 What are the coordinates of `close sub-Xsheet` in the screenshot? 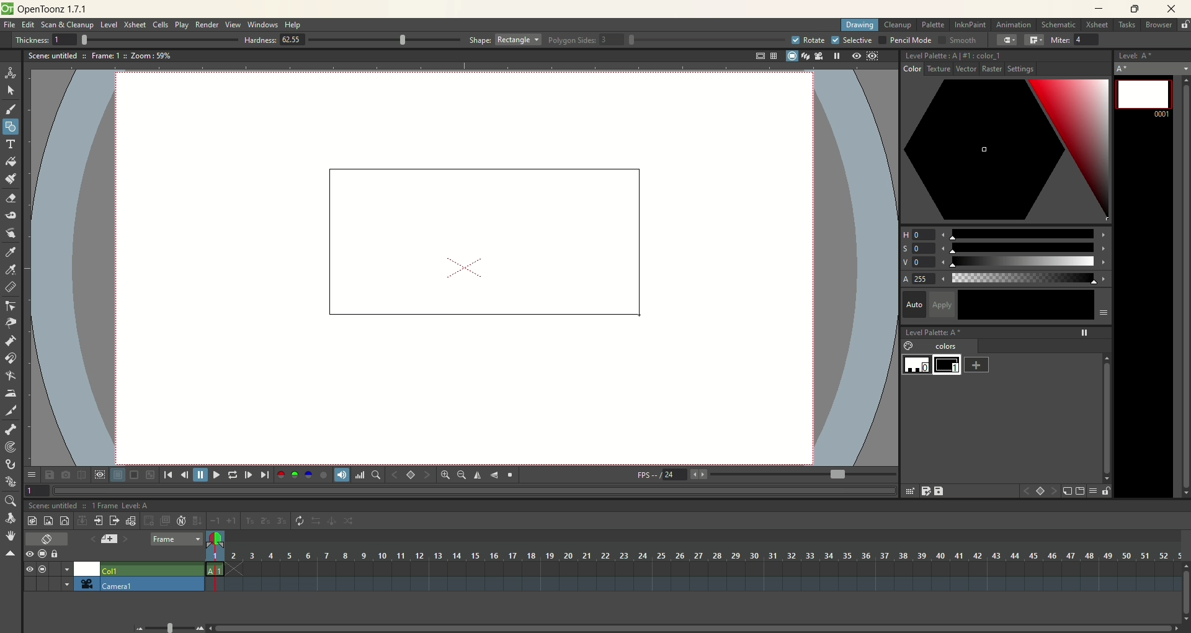 It's located at (115, 521).